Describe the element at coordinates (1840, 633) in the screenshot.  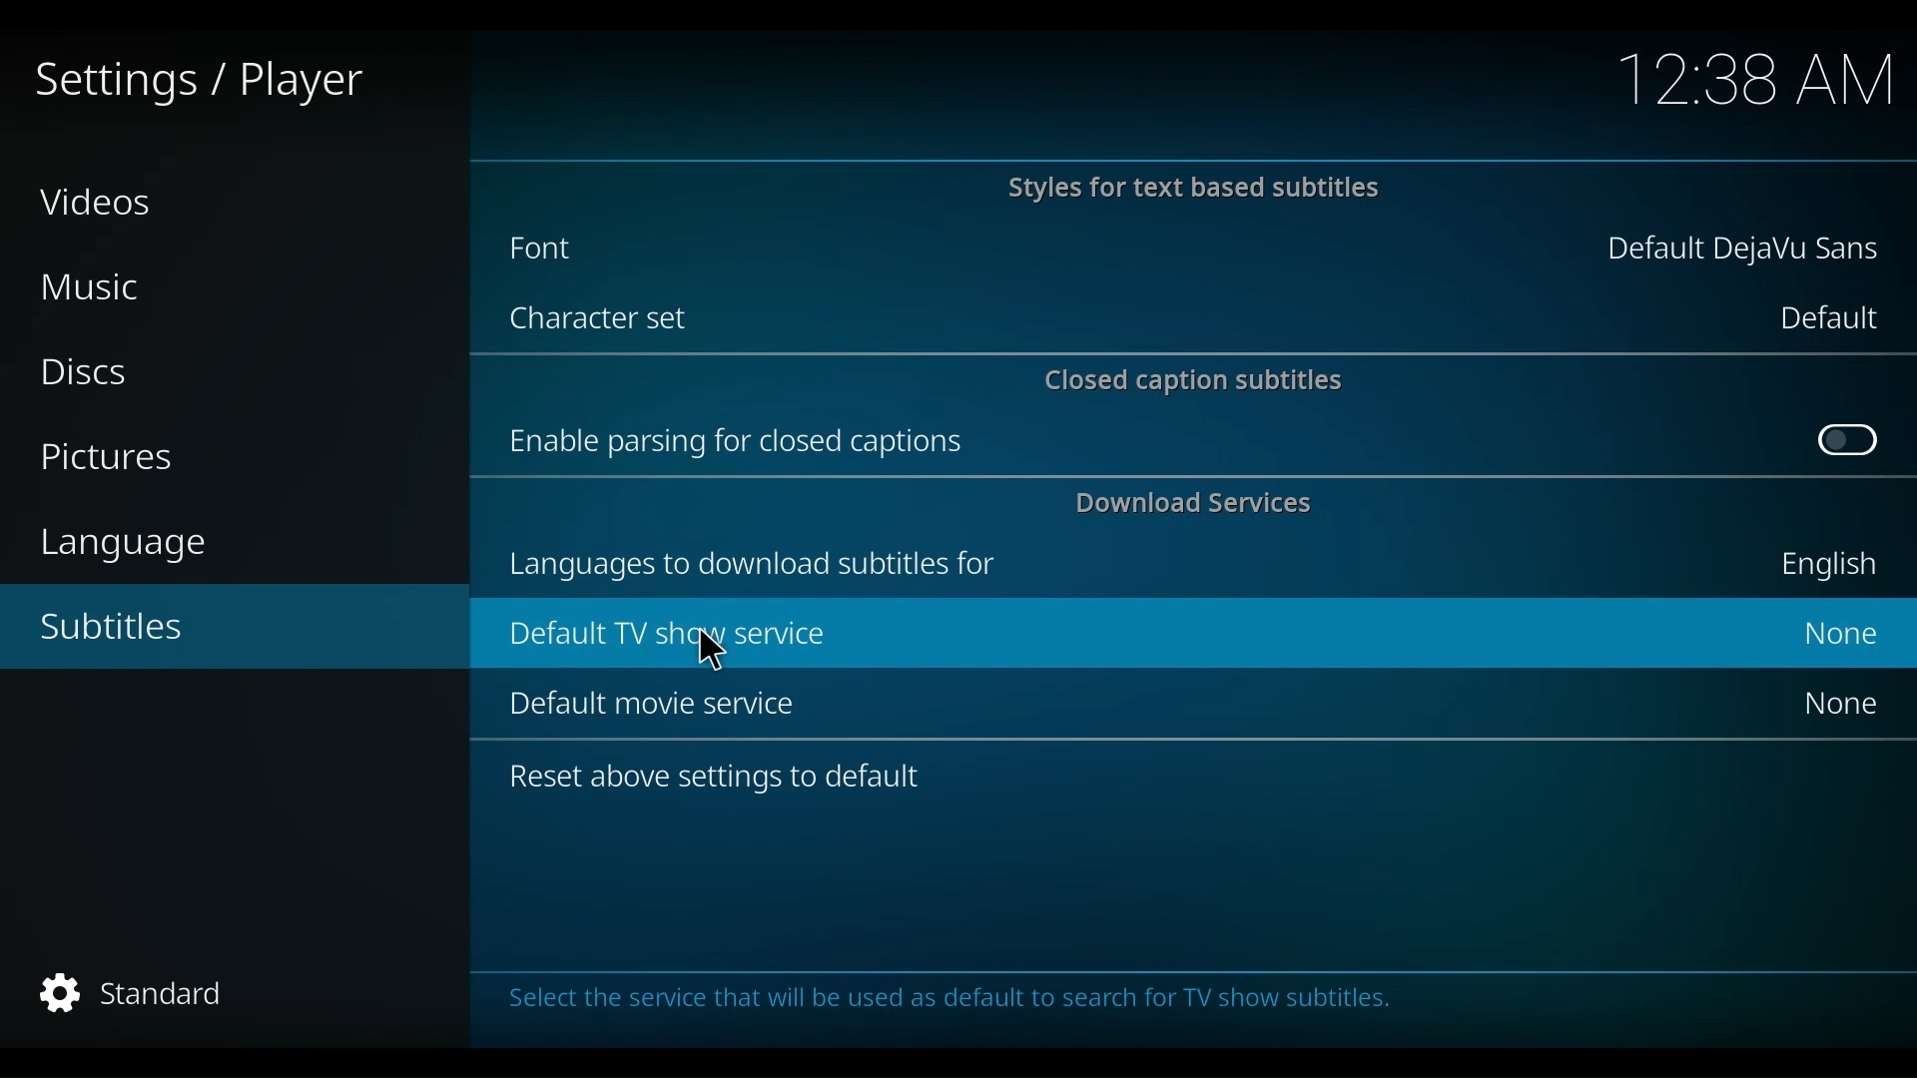
I see `None` at that location.